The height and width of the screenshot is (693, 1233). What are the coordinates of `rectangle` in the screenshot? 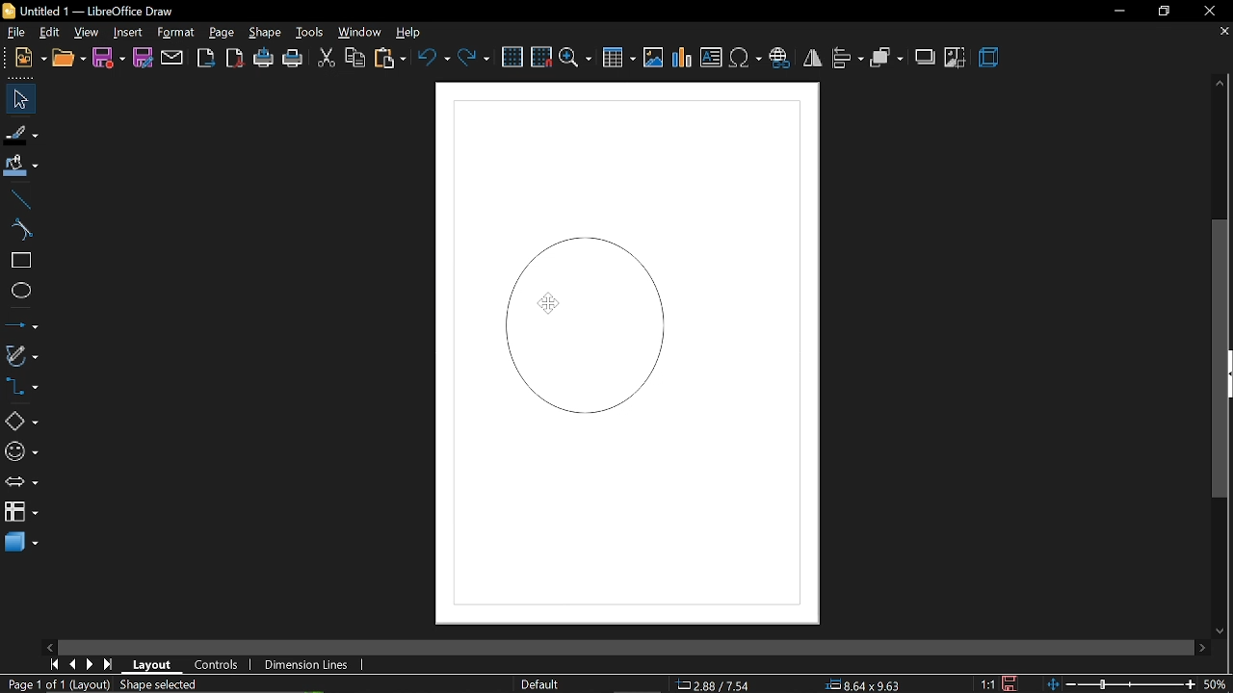 It's located at (20, 262).